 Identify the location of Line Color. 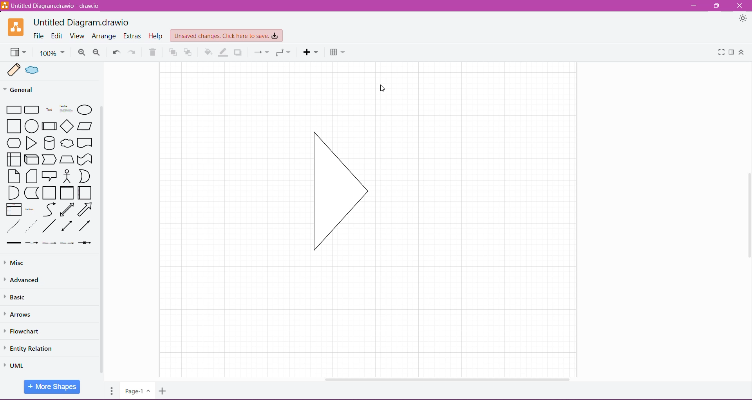
(222, 52).